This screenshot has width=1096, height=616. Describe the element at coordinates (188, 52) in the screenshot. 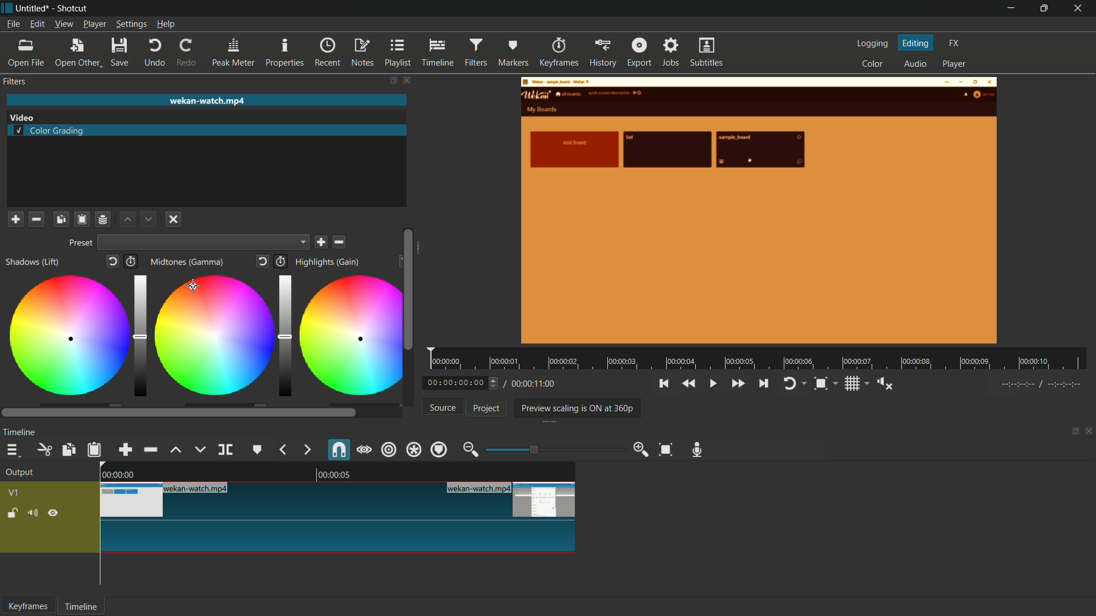

I see `redo` at that location.